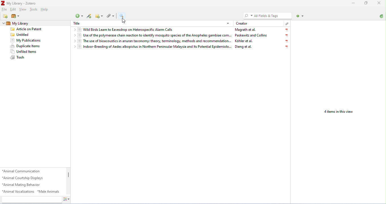 Image resolution: width=386 pixels, height=204 pixels. Describe the element at coordinates (6, 16) in the screenshot. I see `new collection` at that location.